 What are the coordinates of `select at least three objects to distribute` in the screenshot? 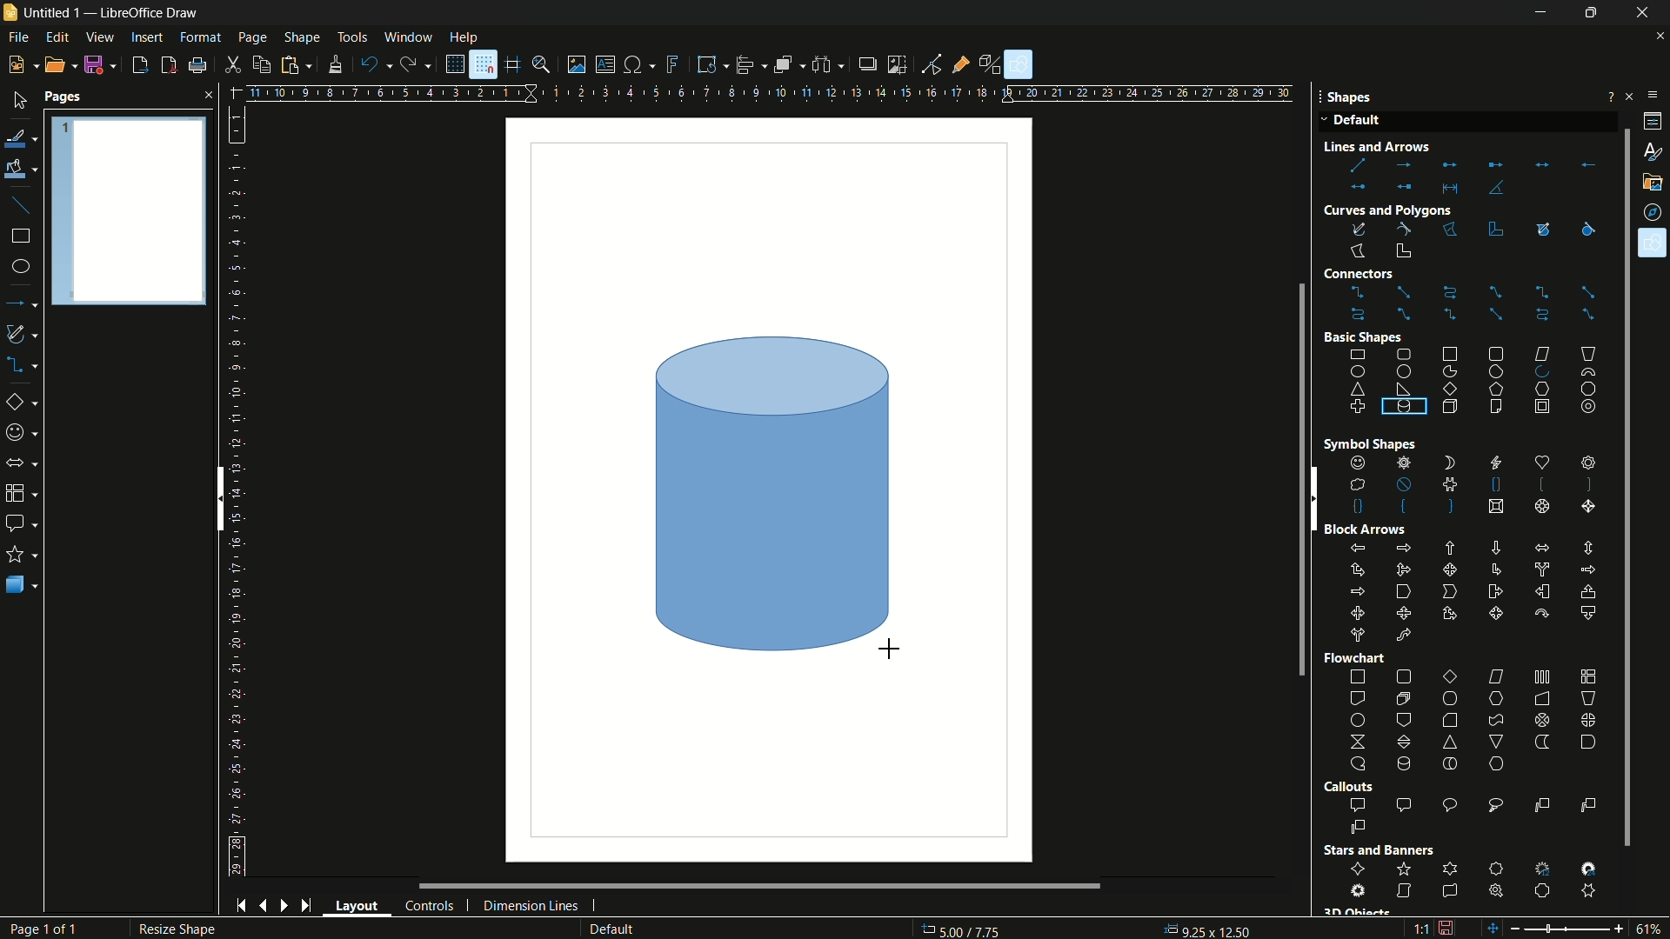 It's located at (830, 65).